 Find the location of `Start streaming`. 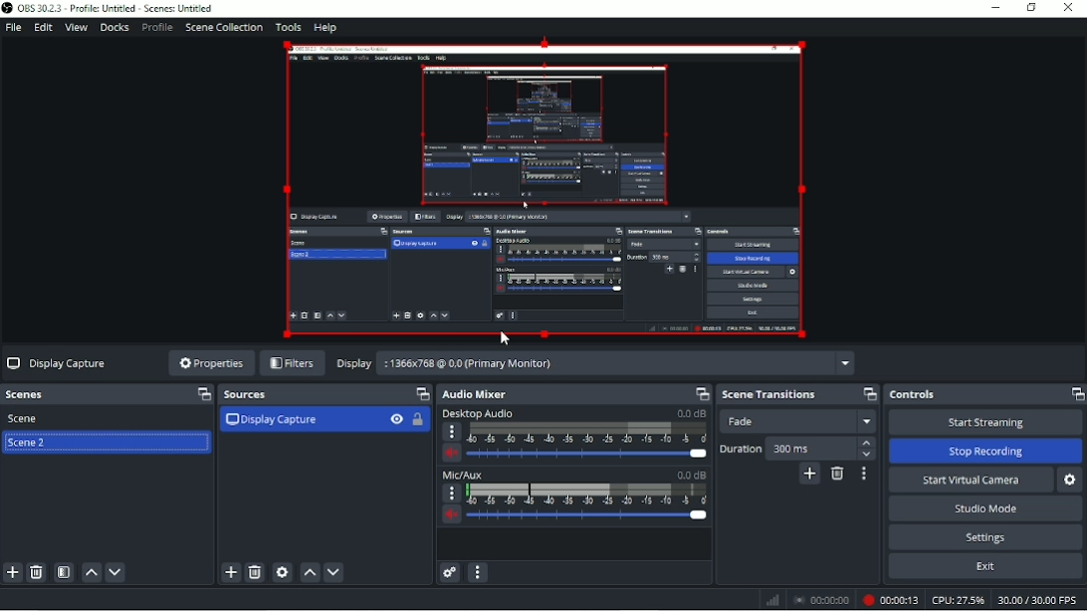

Start streaming is located at coordinates (985, 422).